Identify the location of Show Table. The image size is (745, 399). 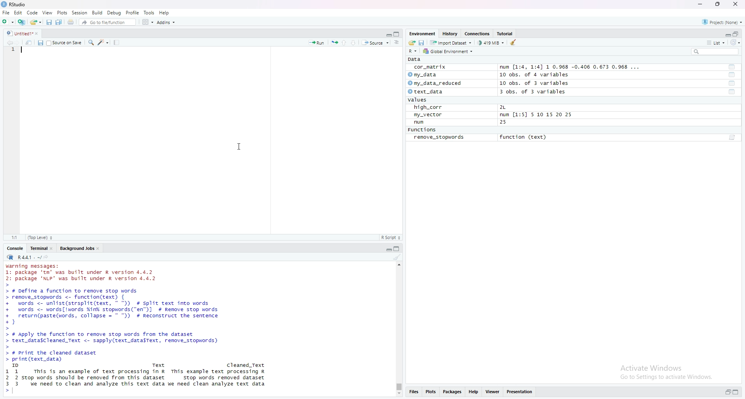
(731, 67).